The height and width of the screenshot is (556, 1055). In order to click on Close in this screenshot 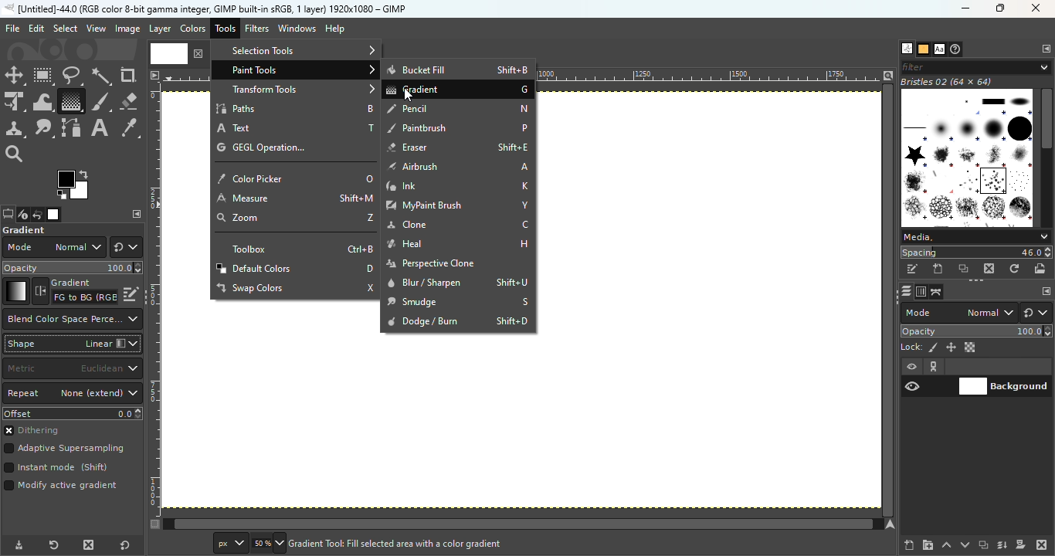, I will do `click(1037, 9)`.